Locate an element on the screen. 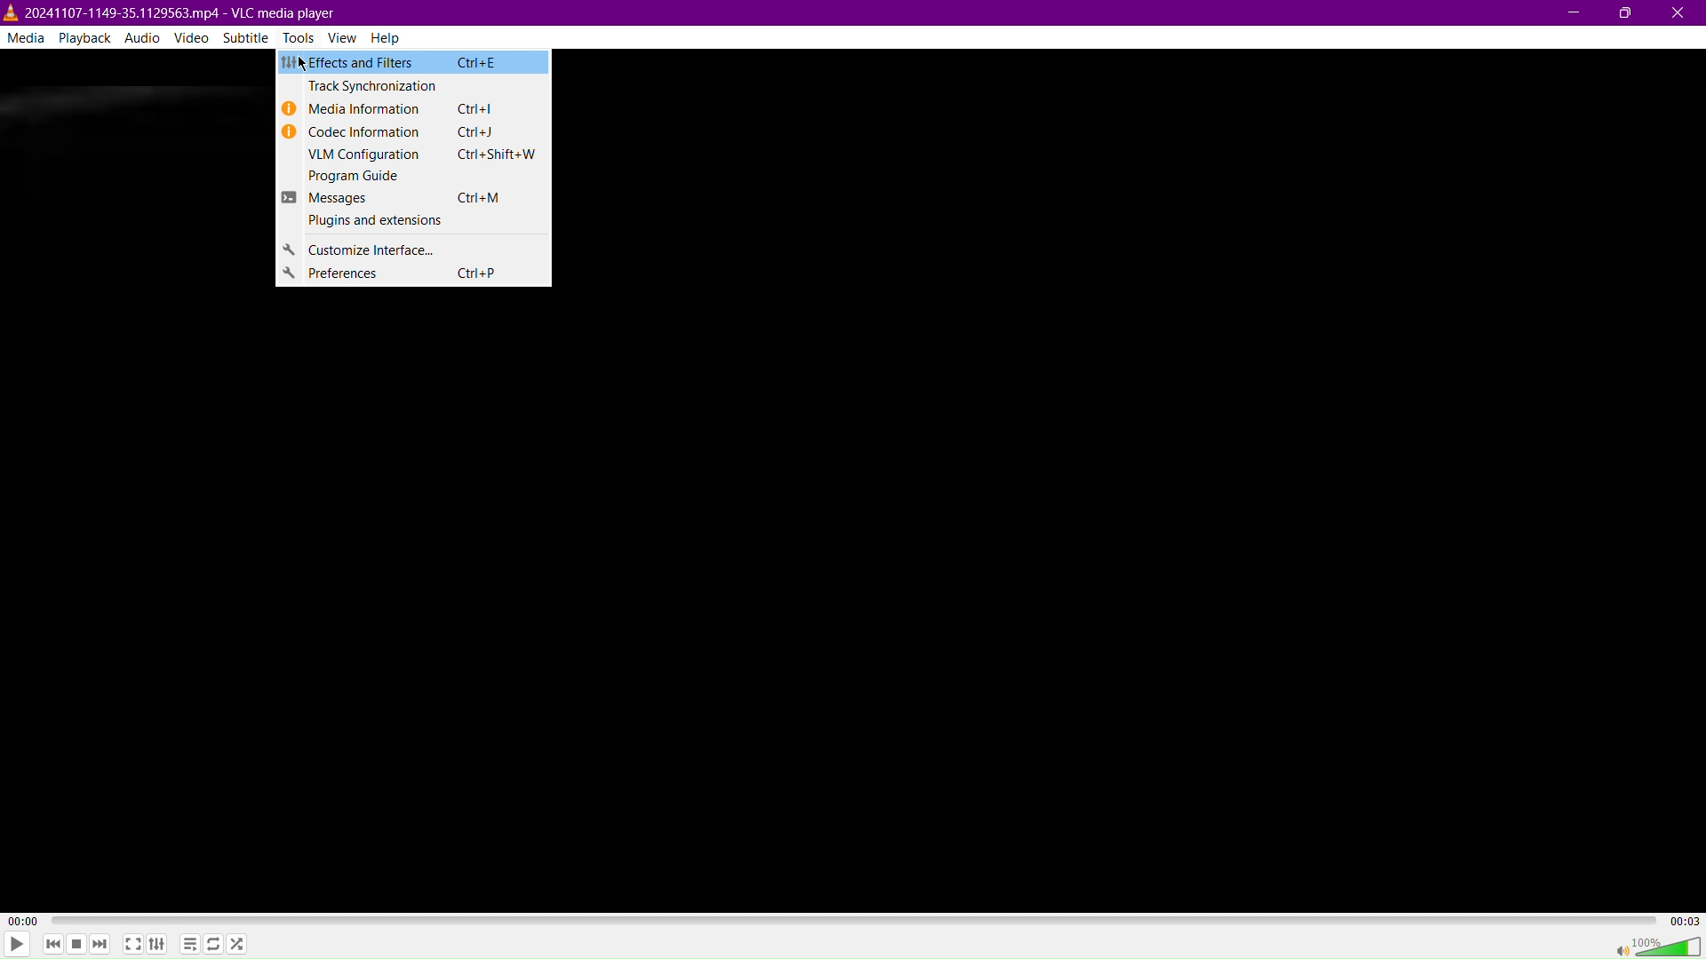 This screenshot has height=959, width=1706. 2024107-1149-35.1129563.mp4 - VLC media player is located at coordinates (171, 11).